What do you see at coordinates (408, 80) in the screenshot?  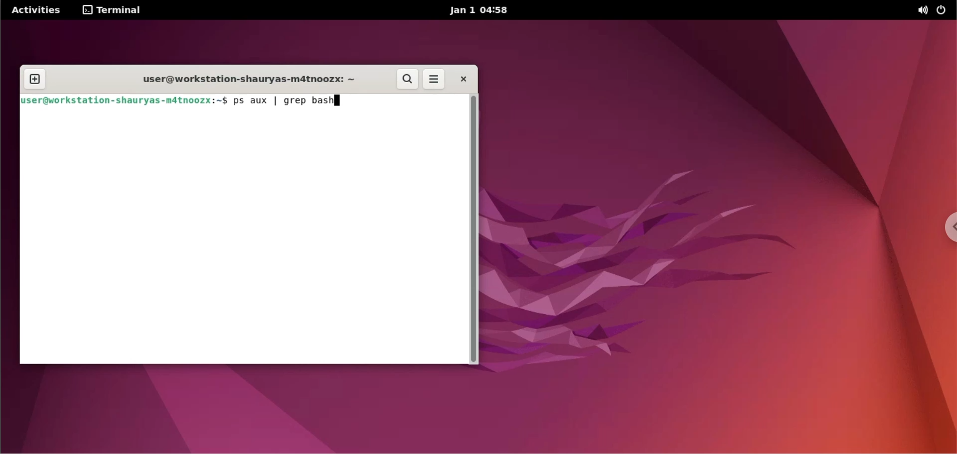 I see `search` at bounding box center [408, 80].